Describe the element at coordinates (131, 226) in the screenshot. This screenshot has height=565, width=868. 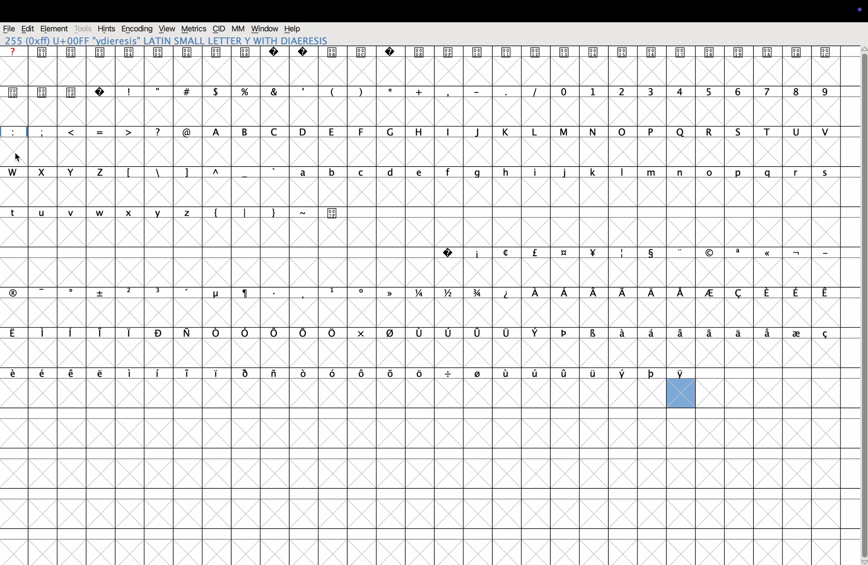
I see `x` at that location.